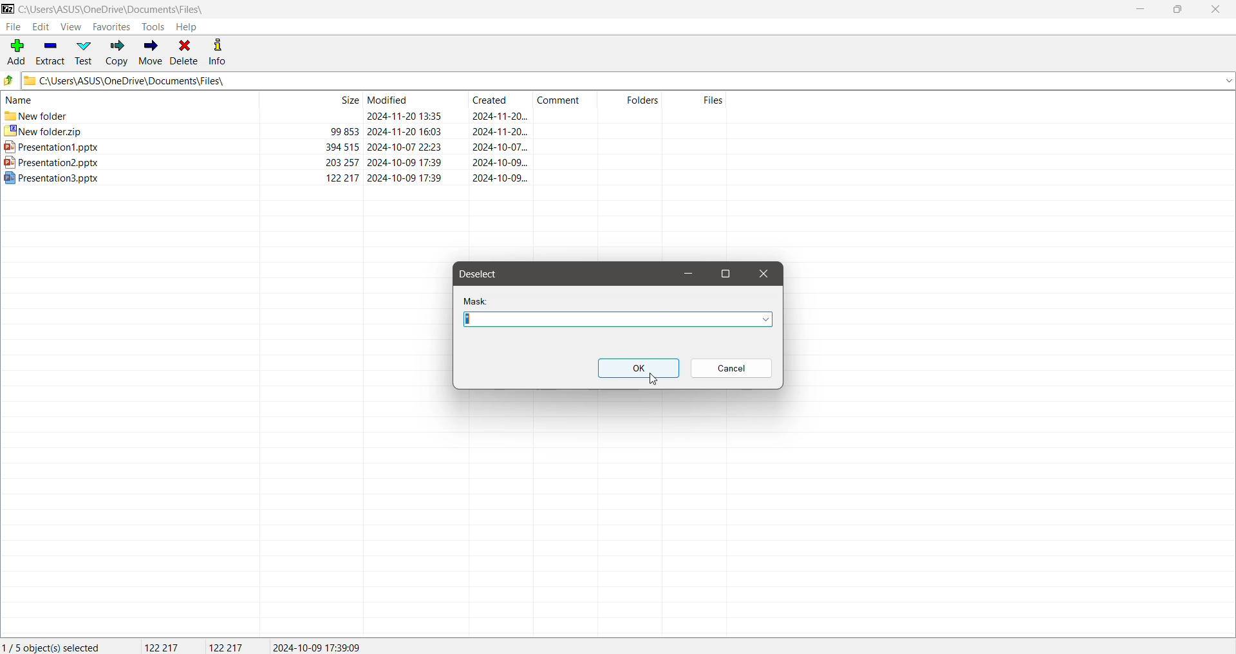 This screenshot has width=1236, height=654. What do you see at coordinates (365, 117) in the screenshot?
I see `new folder` at bounding box center [365, 117].